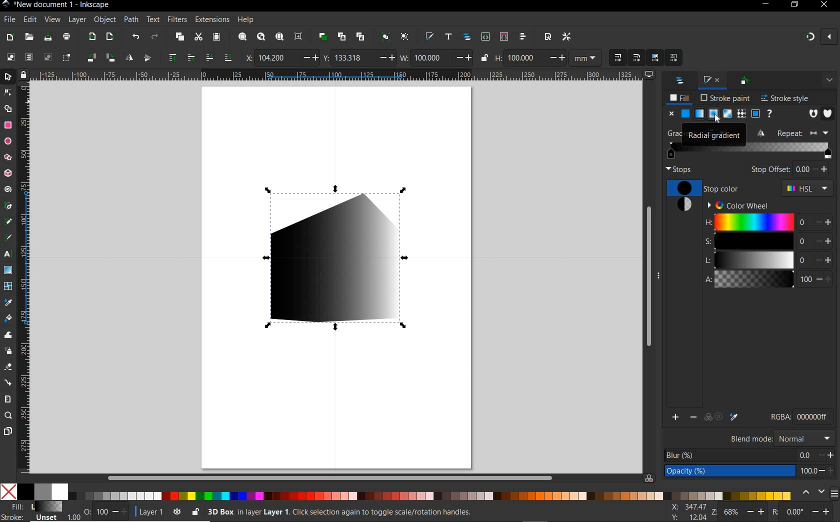 The height and width of the screenshot is (522, 840). What do you see at coordinates (834, 493) in the screenshot?
I see `menu` at bounding box center [834, 493].